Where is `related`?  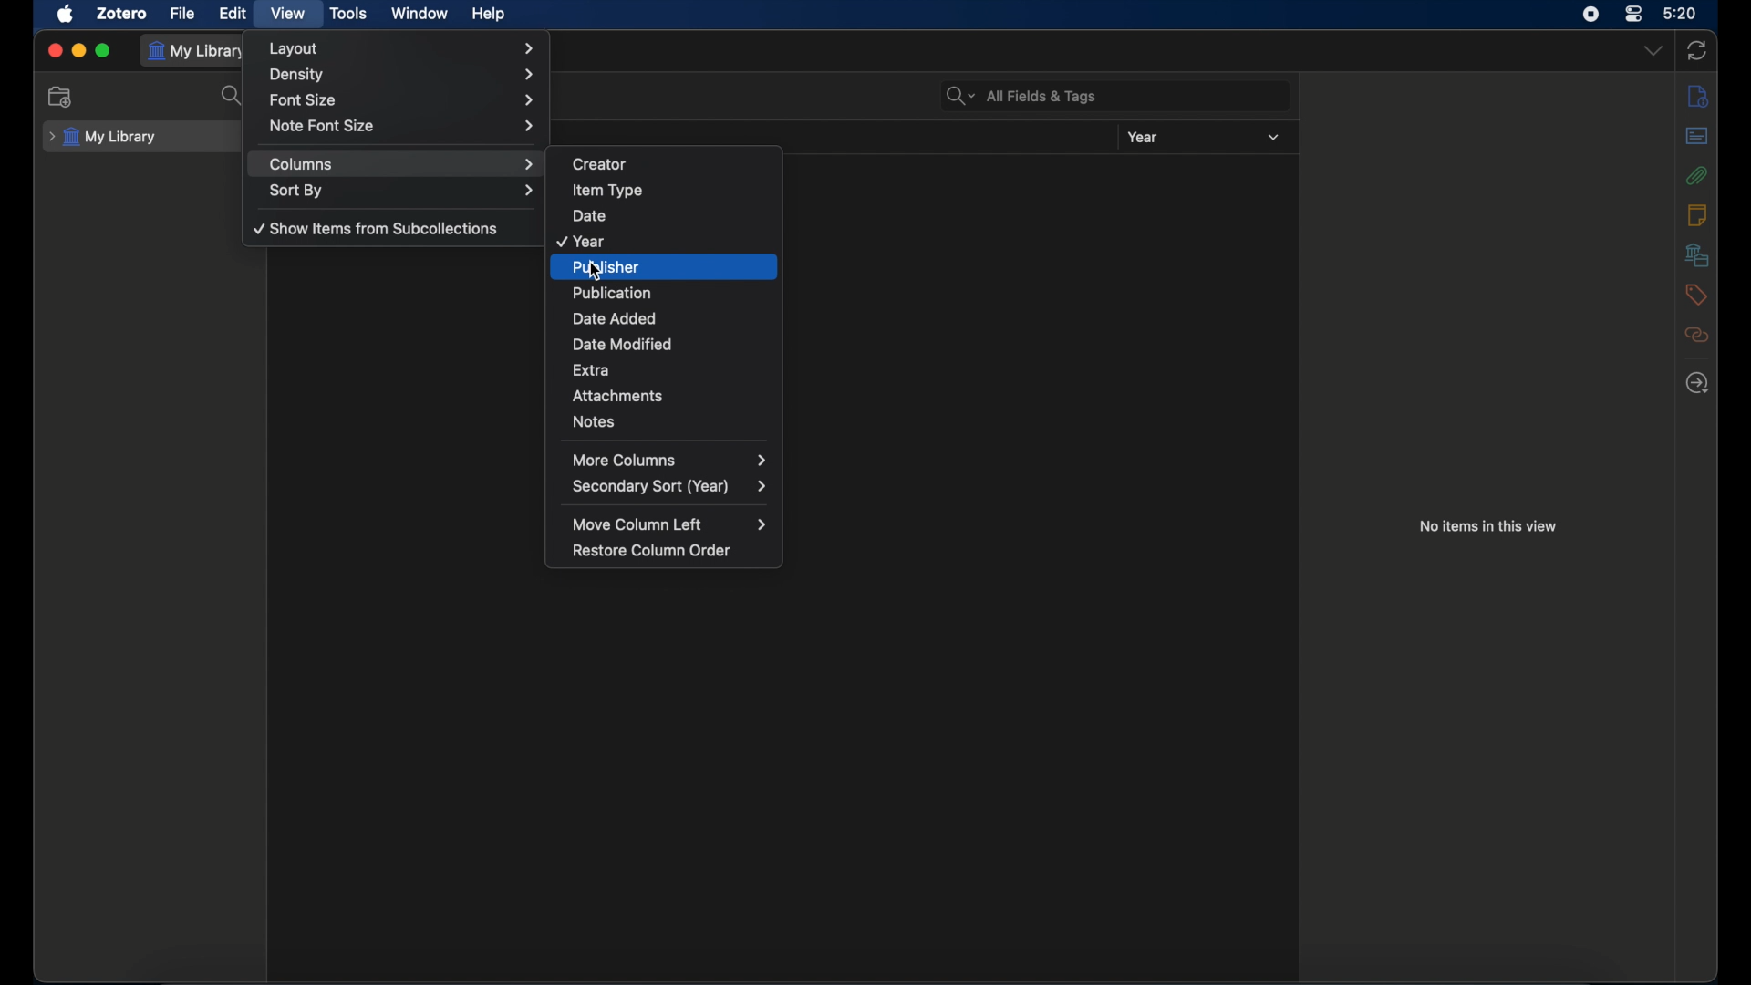
related is located at coordinates (1697, 335).